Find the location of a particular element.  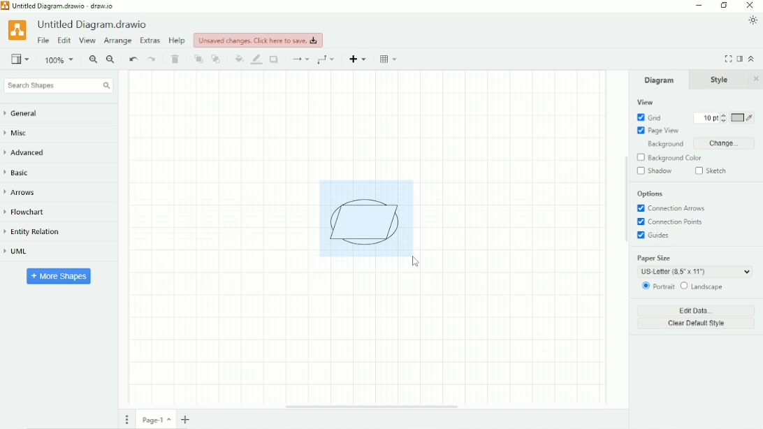

Restore down is located at coordinates (724, 6).